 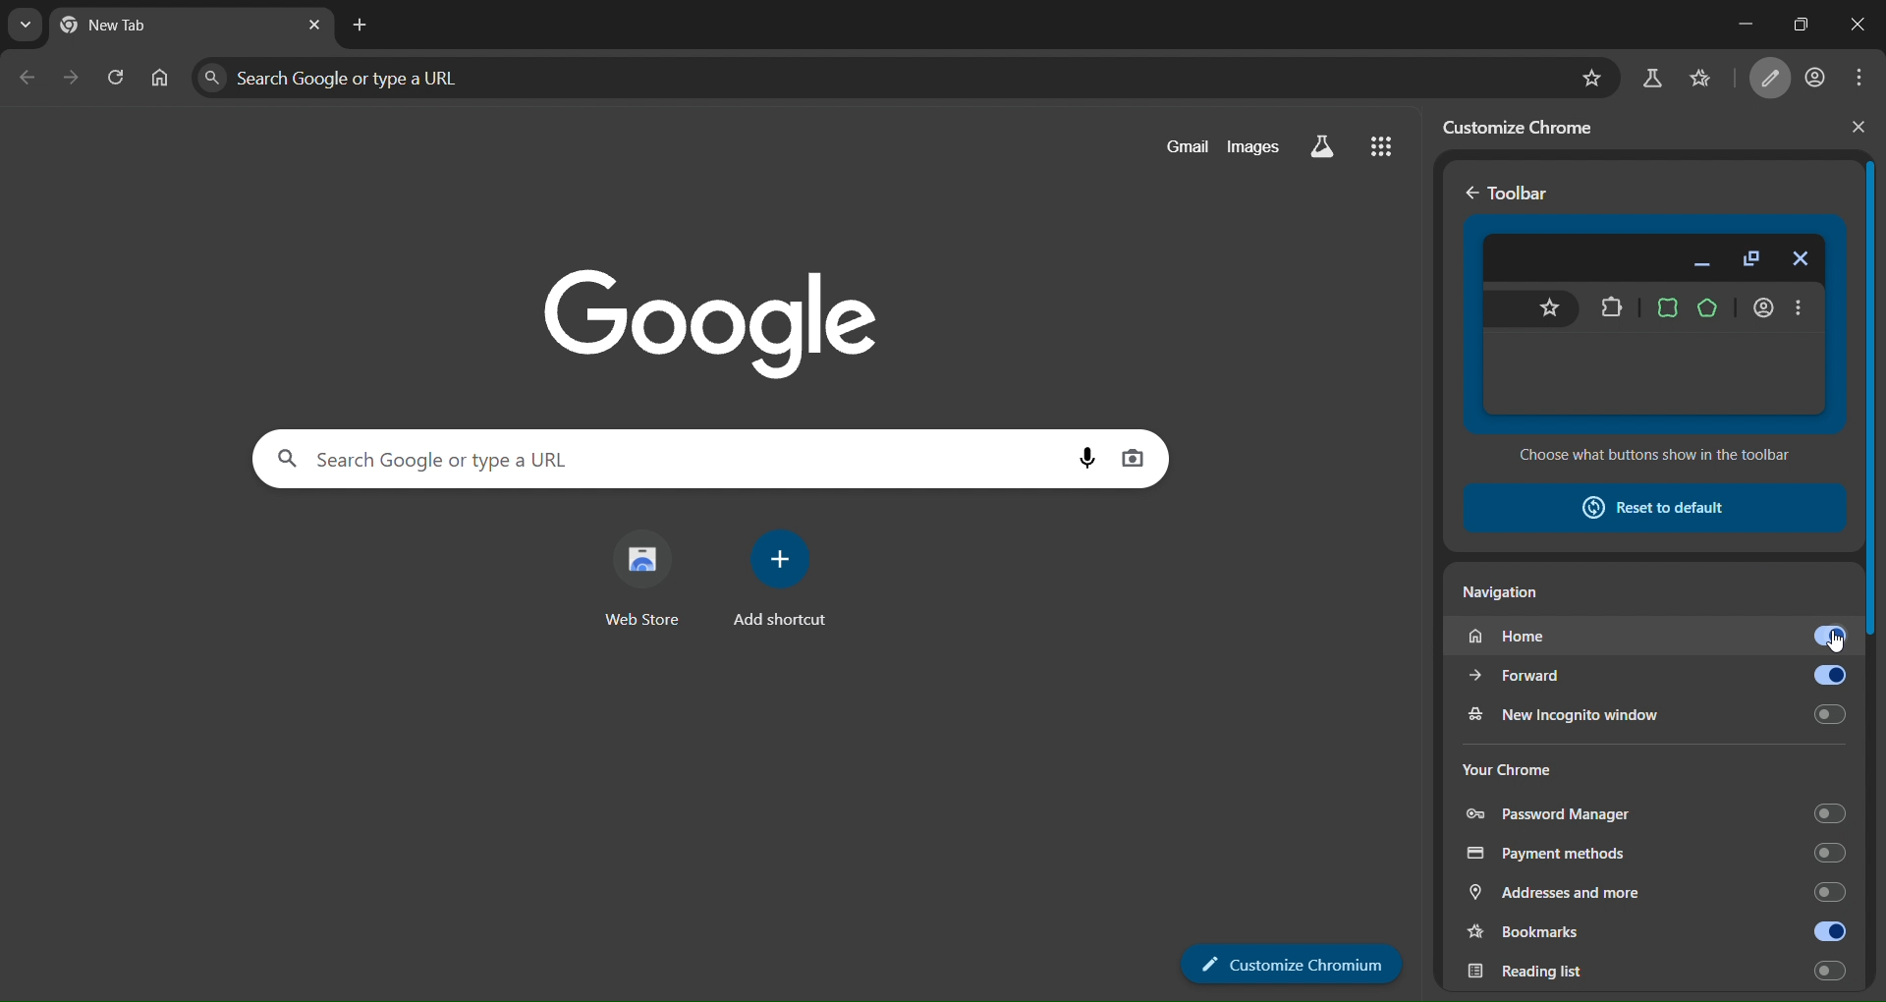 What do you see at coordinates (1509, 595) in the screenshot?
I see `Navigation` at bounding box center [1509, 595].